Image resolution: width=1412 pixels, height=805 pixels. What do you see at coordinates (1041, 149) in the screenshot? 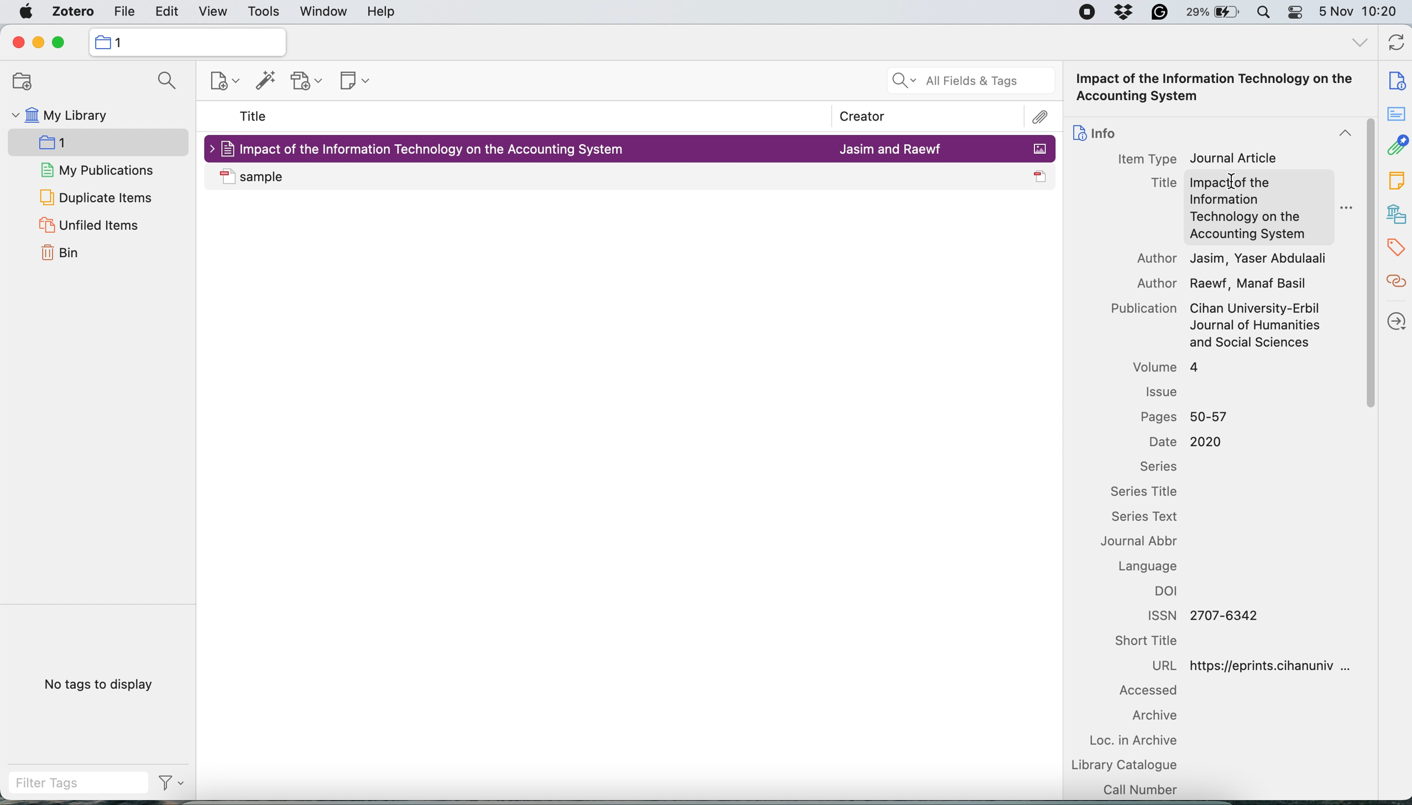
I see `icon` at bounding box center [1041, 149].